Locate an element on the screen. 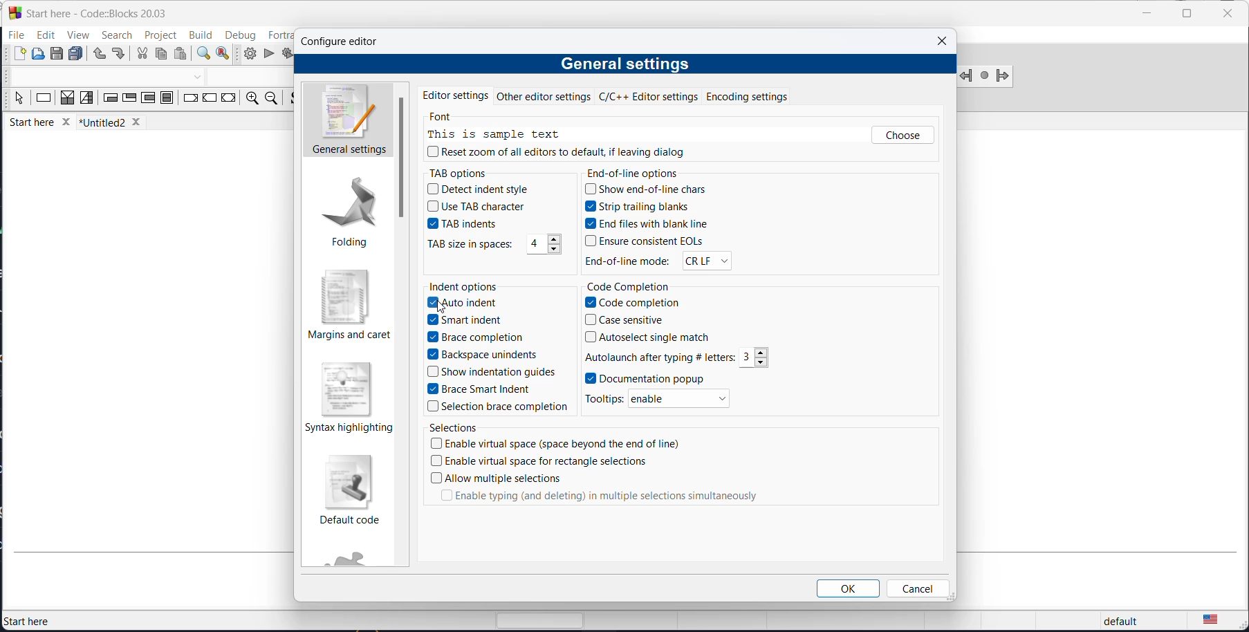 The image size is (1249, 632). view is located at coordinates (76, 36).